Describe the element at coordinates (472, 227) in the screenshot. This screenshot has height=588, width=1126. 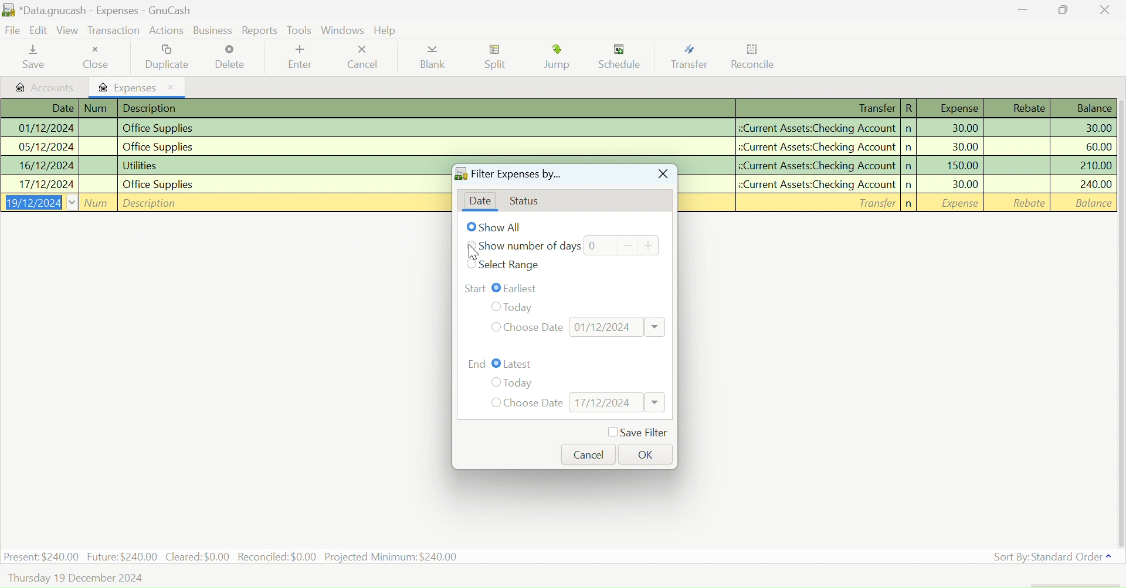
I see `Checkbox` at that location.